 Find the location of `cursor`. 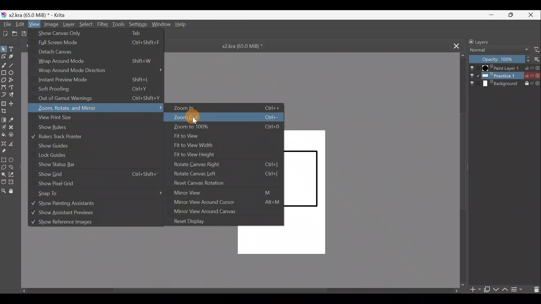

cursor is located at coordinates (194, 122).